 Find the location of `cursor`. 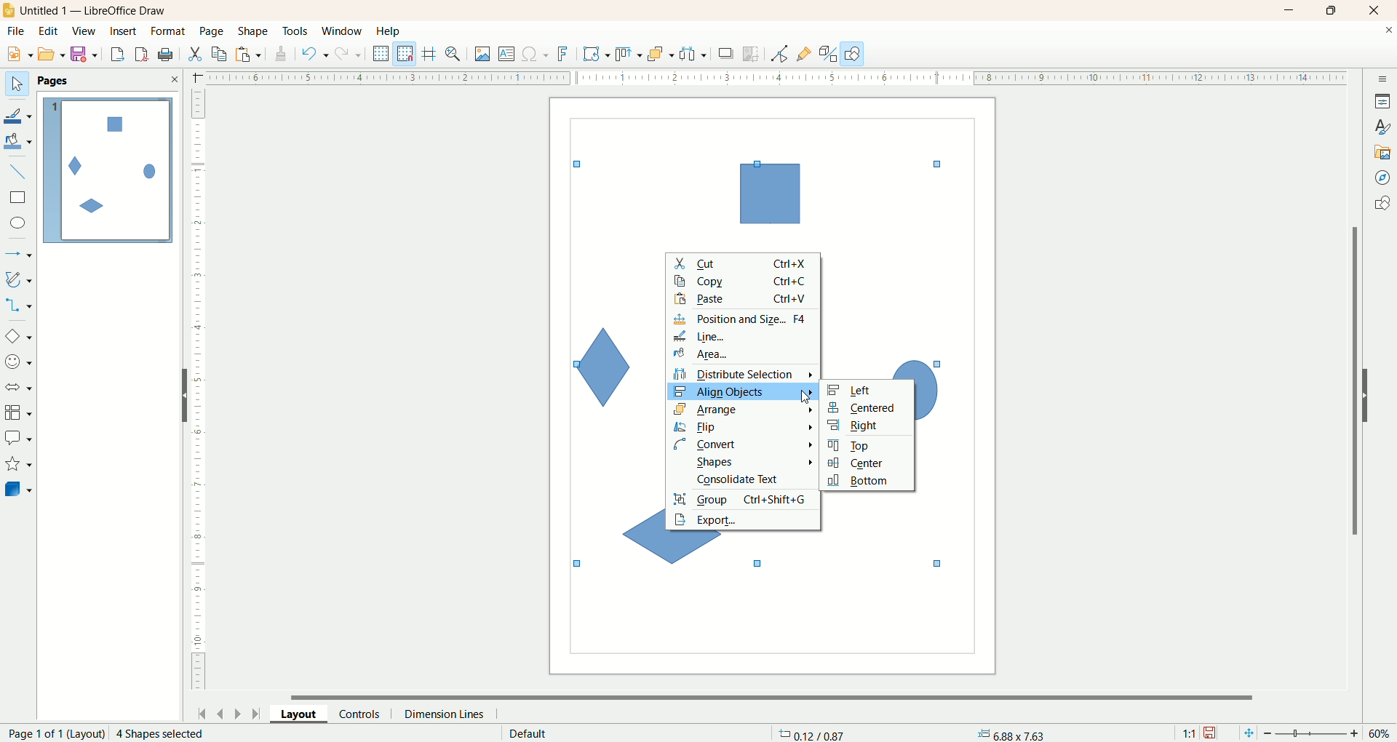

cursor is located at coordinates (806, 396).